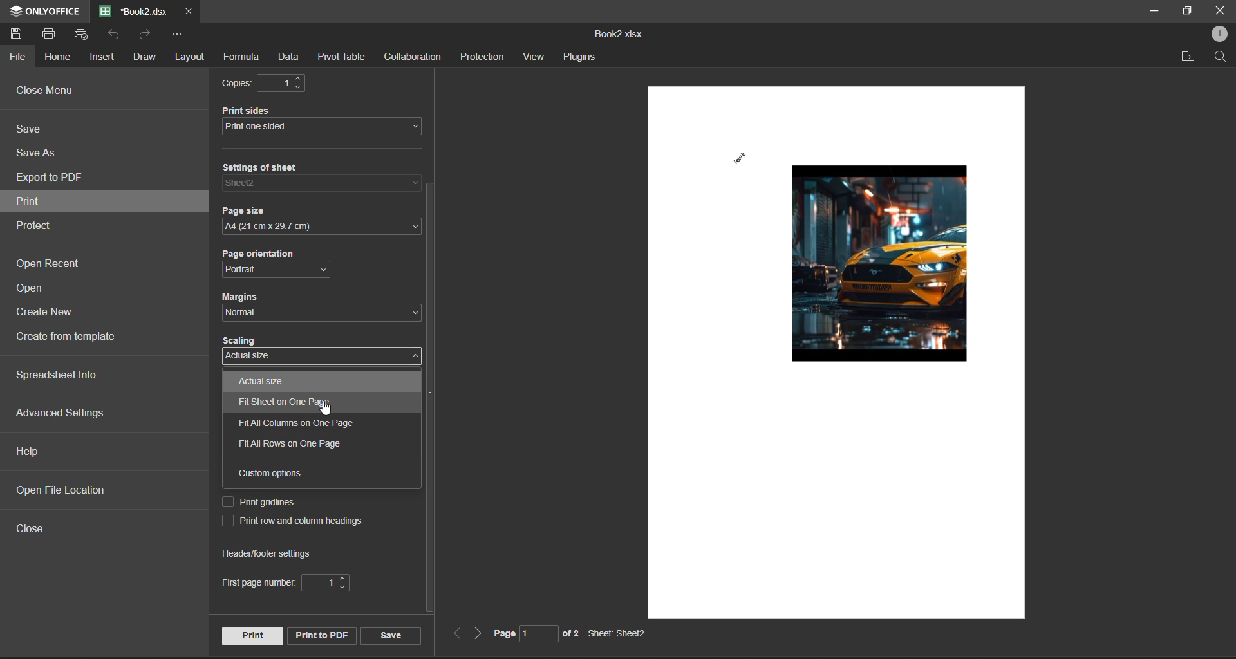 This screenshot has height=659, width=1236. What do you see at coordinates (104, 57) in the screenshot?
I see `insert` at bounding box center [104, 57].